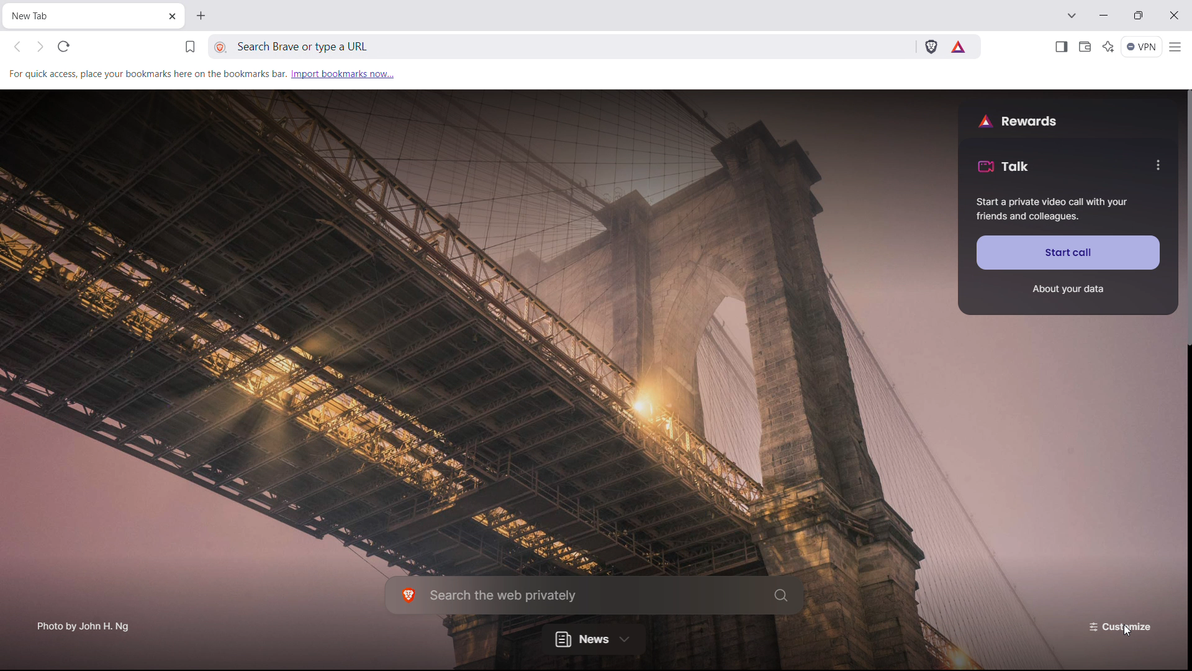 This screenshot has height=671, width=1192. Describe the element at coordinates (1060, 47) in the screenshot. I see `open sidebar` at that location.